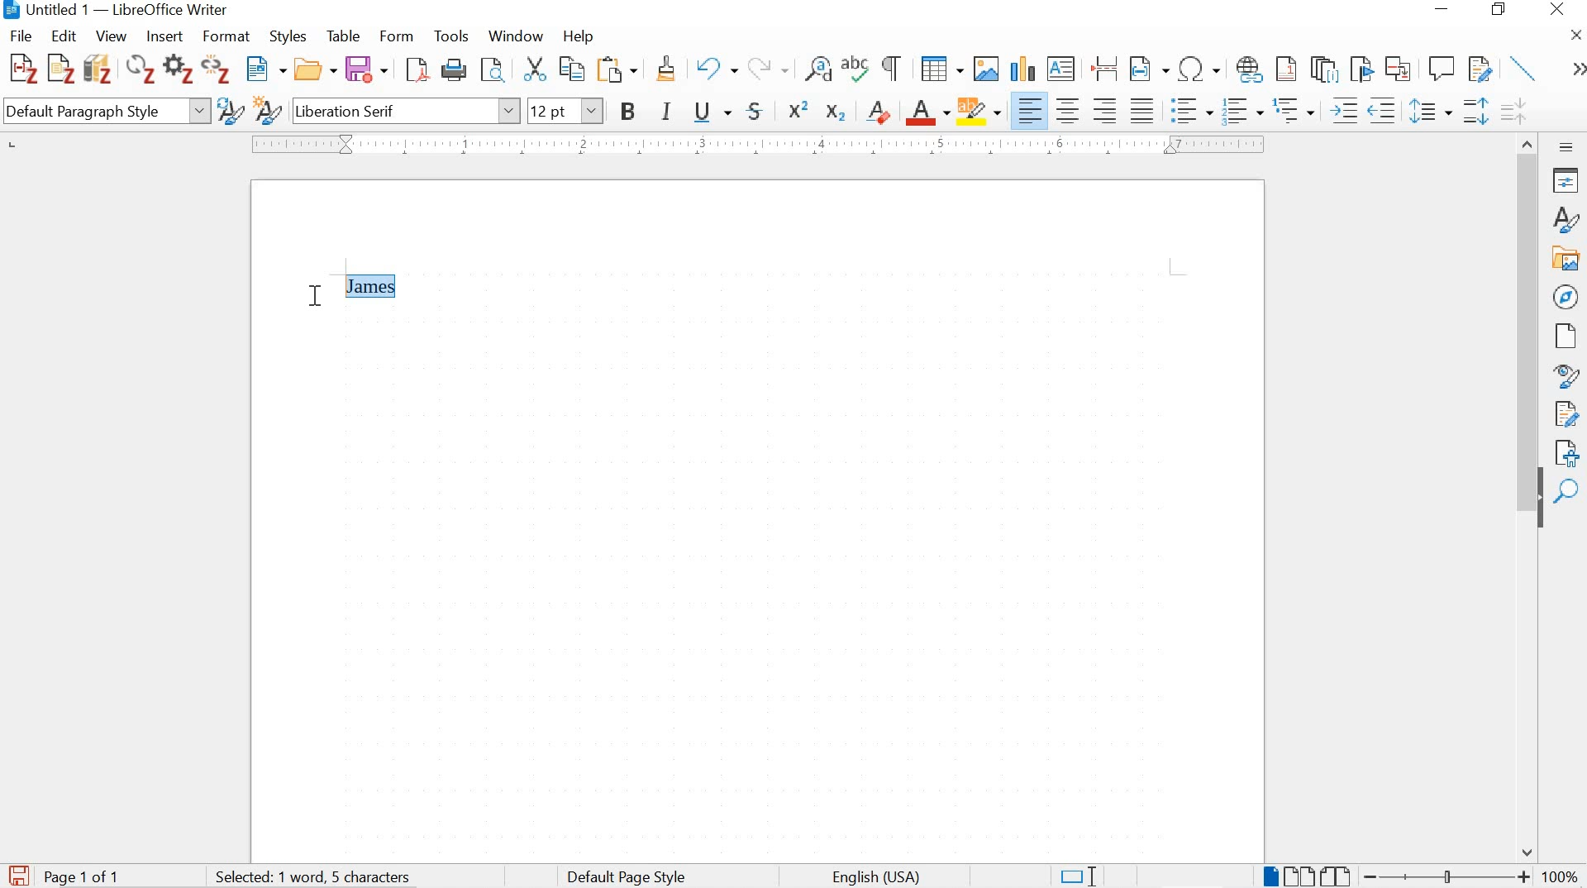 This screenshot has width=1587, height=888. I want to click on expand, so click(1575, 69).